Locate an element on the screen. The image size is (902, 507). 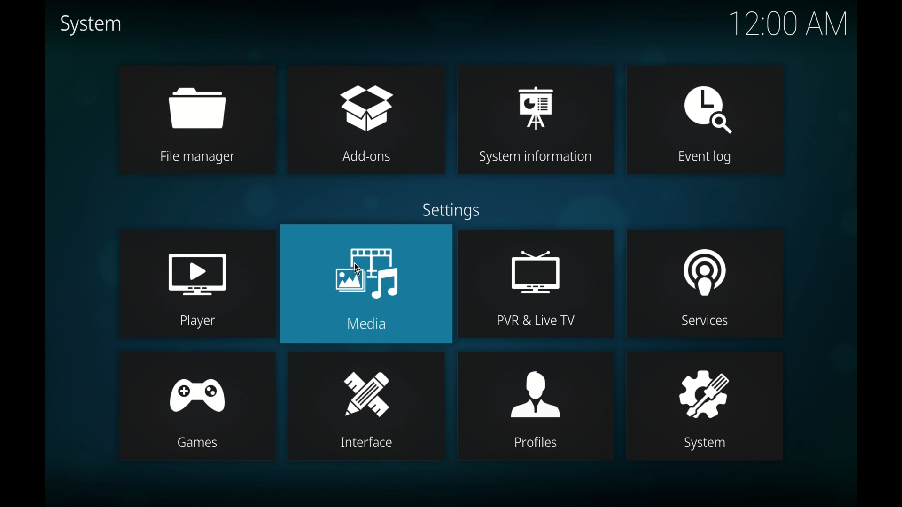
system is located at coordinates (90, 24).